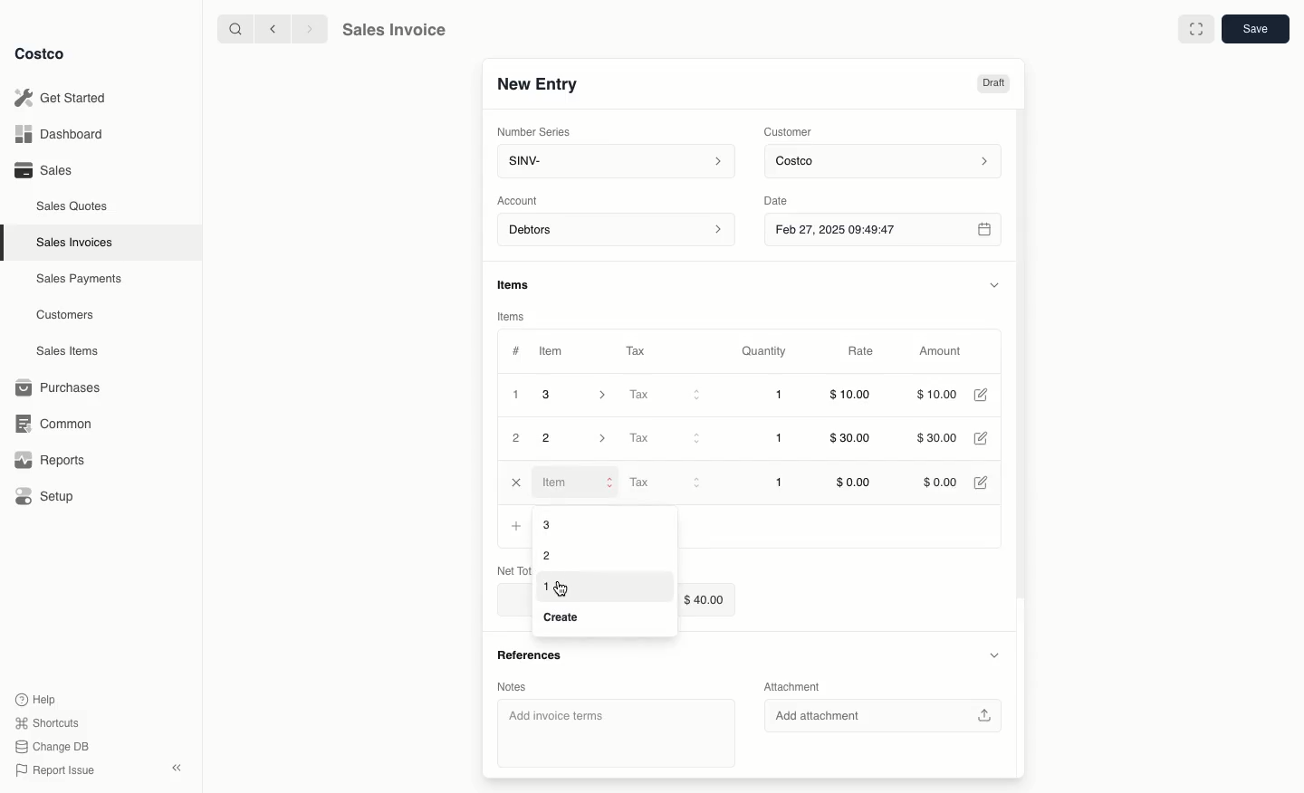  Describe the element at coordinates (79, 277) in the screenshot. I see `‘Sales Payments` at that location.